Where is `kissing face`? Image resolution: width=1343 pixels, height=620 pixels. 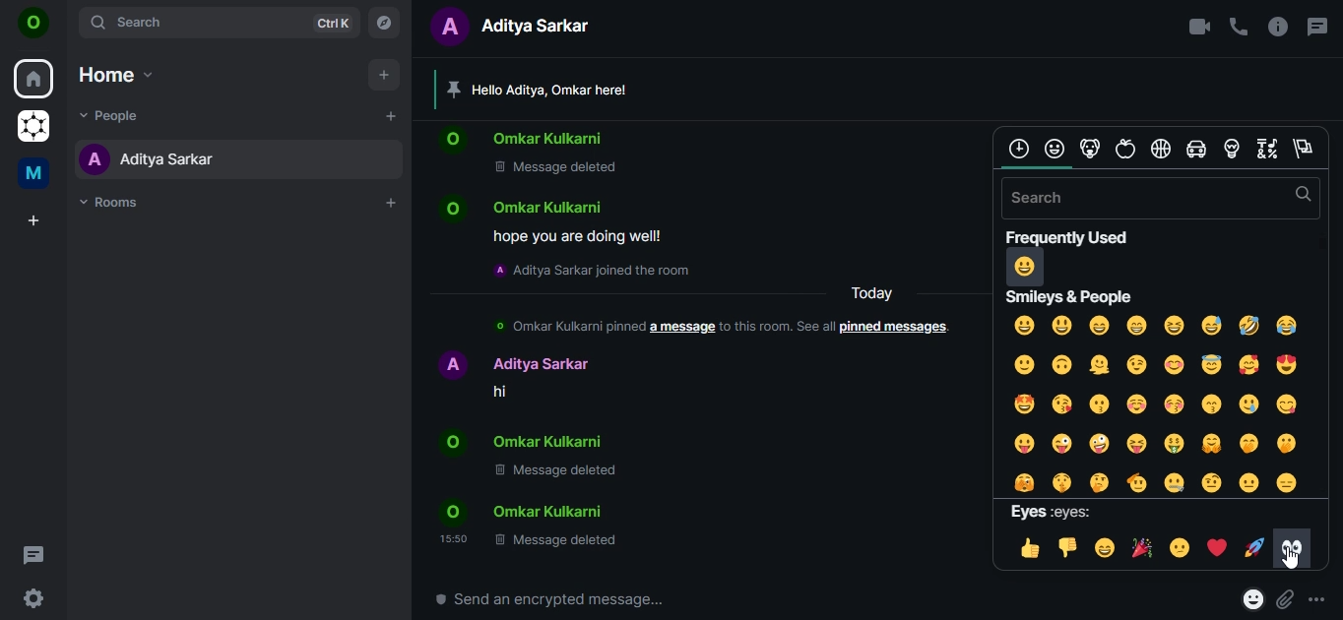 kissing face is located at coordinates (1101, 403).